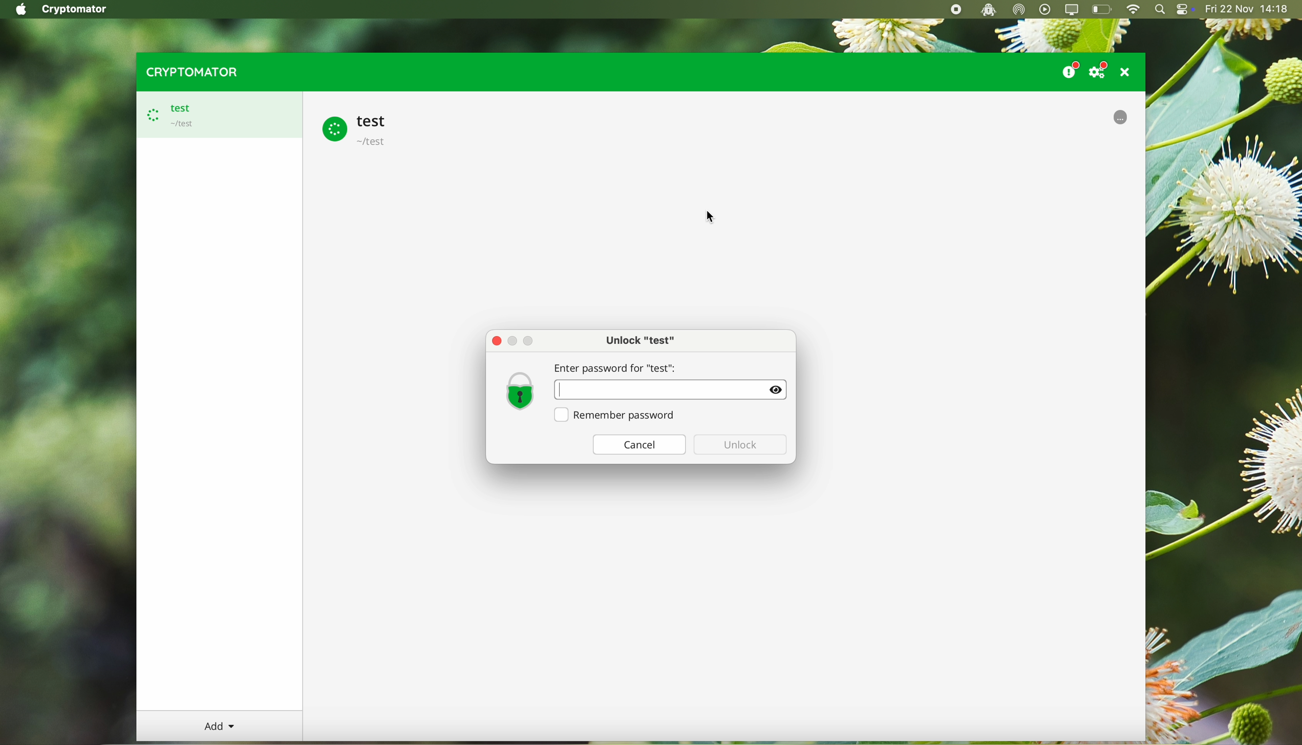 The image size is (1302, 745). What do you see at coordinates (660, 369) in the screenshot?
I see `enter password for "test":` at bounding box center [660, 369].